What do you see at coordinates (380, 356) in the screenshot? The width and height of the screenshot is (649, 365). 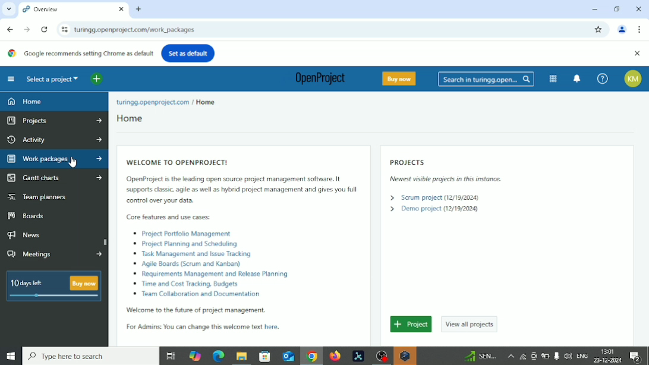 I see `OBS Studio` at bounding box center [380, 356].